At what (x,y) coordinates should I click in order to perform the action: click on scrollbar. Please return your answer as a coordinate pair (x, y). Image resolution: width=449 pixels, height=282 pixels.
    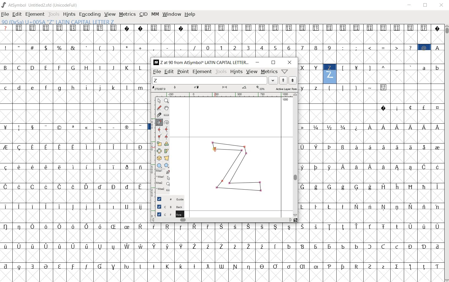
    Looking at the image, I should click on (222, 220).